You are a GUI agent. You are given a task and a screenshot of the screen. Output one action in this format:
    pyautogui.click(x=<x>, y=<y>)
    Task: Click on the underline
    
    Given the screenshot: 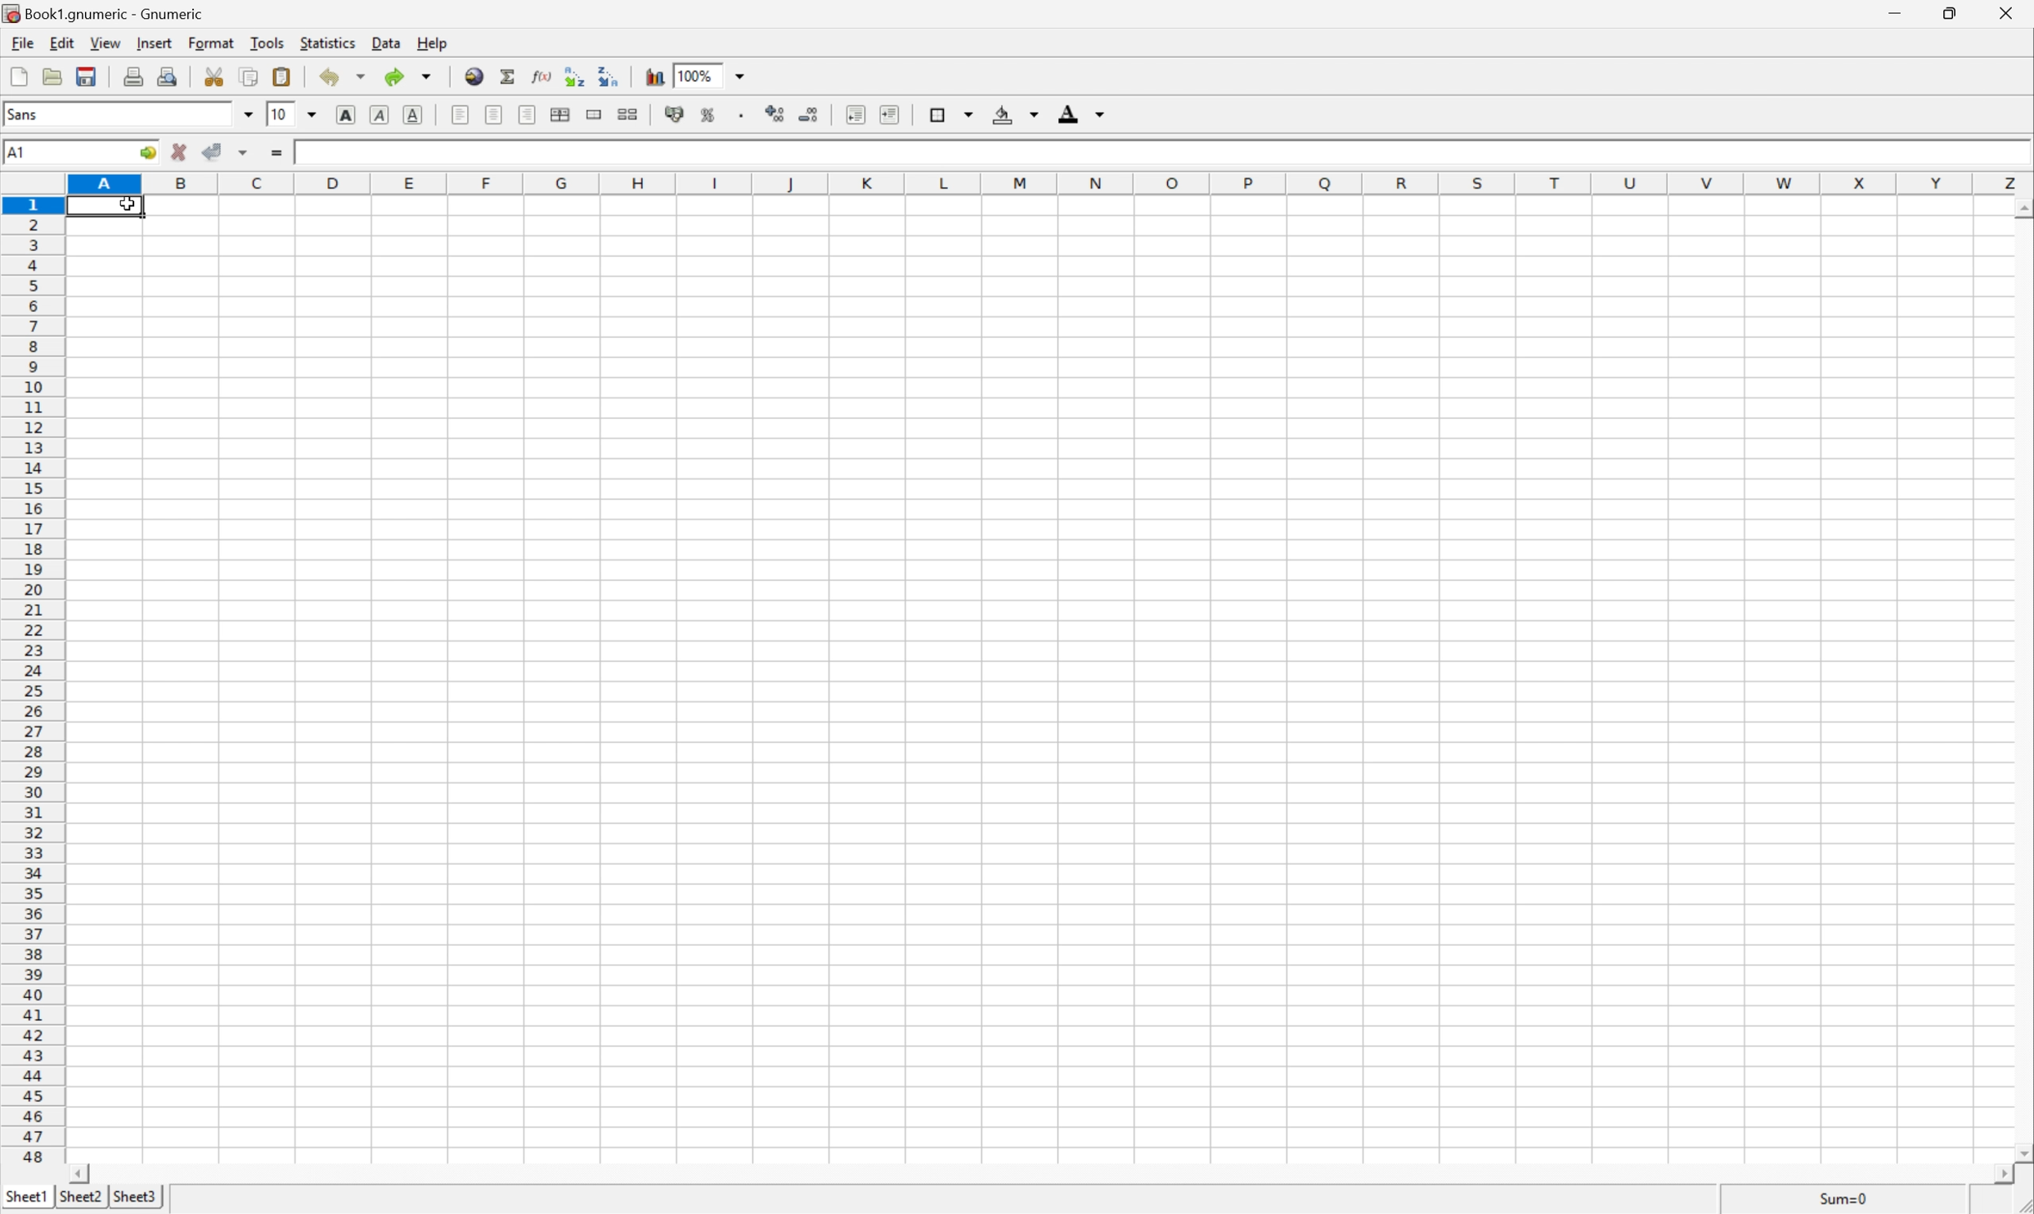 What is the action you would take?
    pyautogui.click(x=415, y=113)
    